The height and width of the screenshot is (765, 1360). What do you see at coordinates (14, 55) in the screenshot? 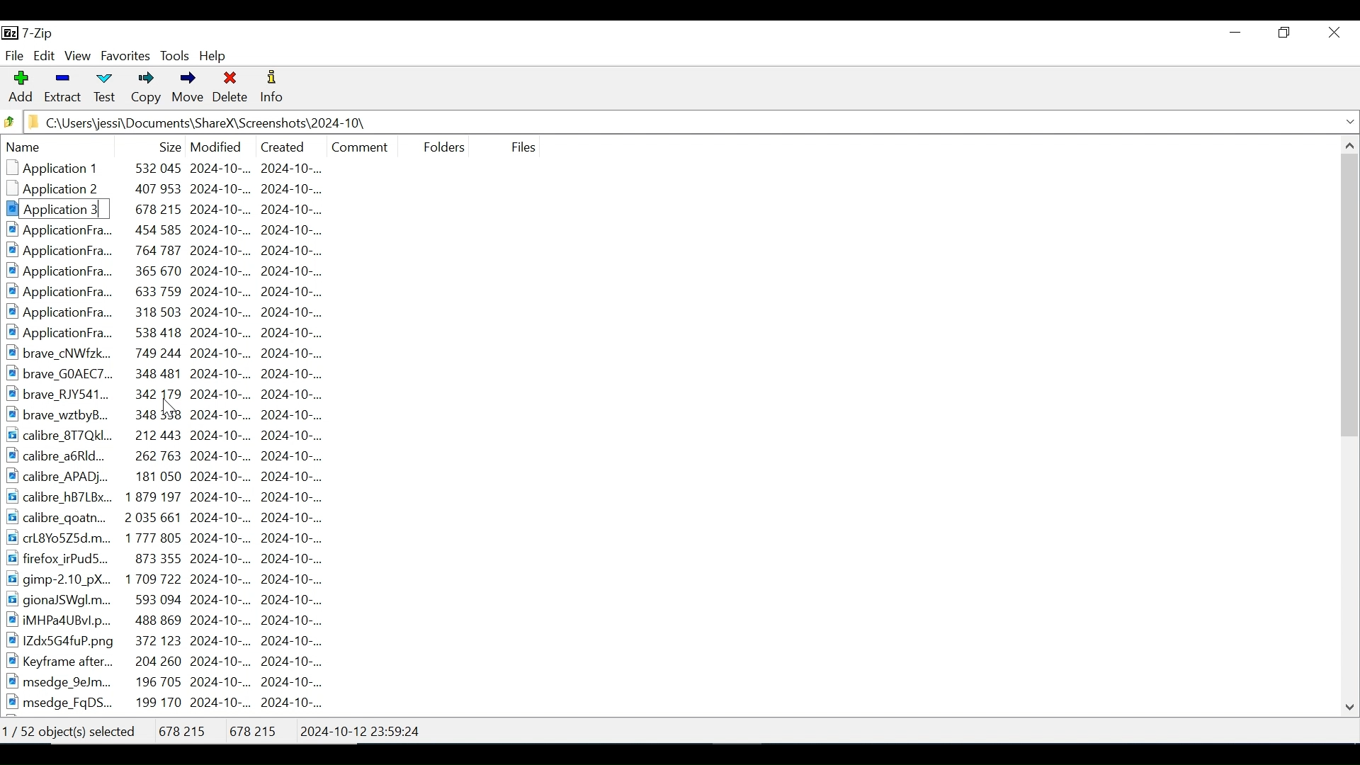
I see `File` at bounding box center [14, 55].